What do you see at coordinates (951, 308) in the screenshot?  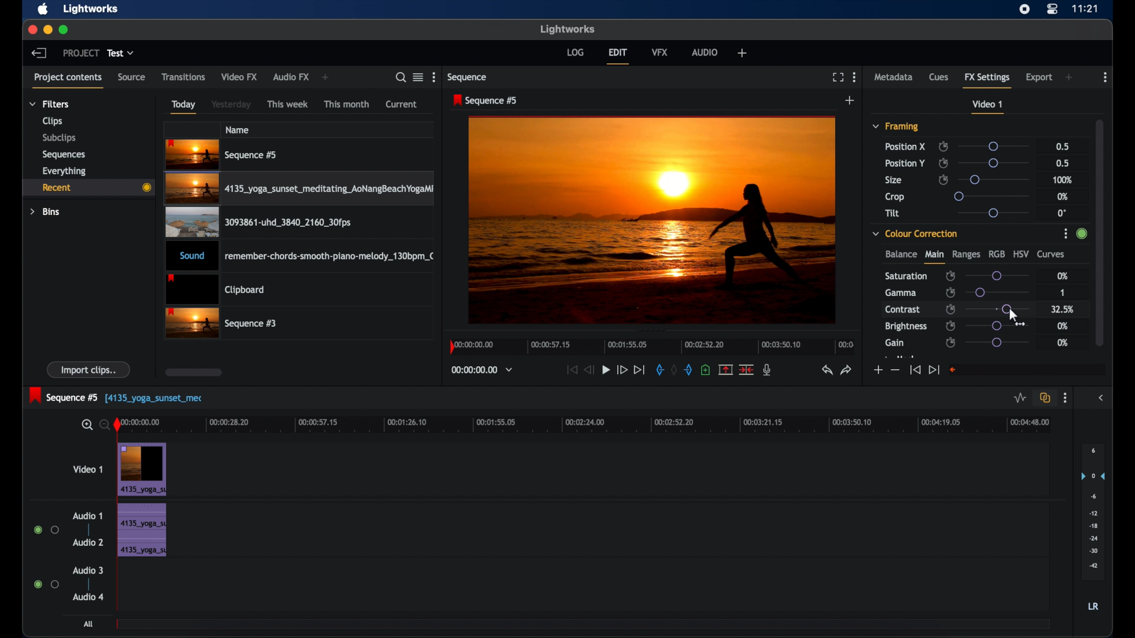 I see `enable/disable keyframes` at bounding box center [951, 308].